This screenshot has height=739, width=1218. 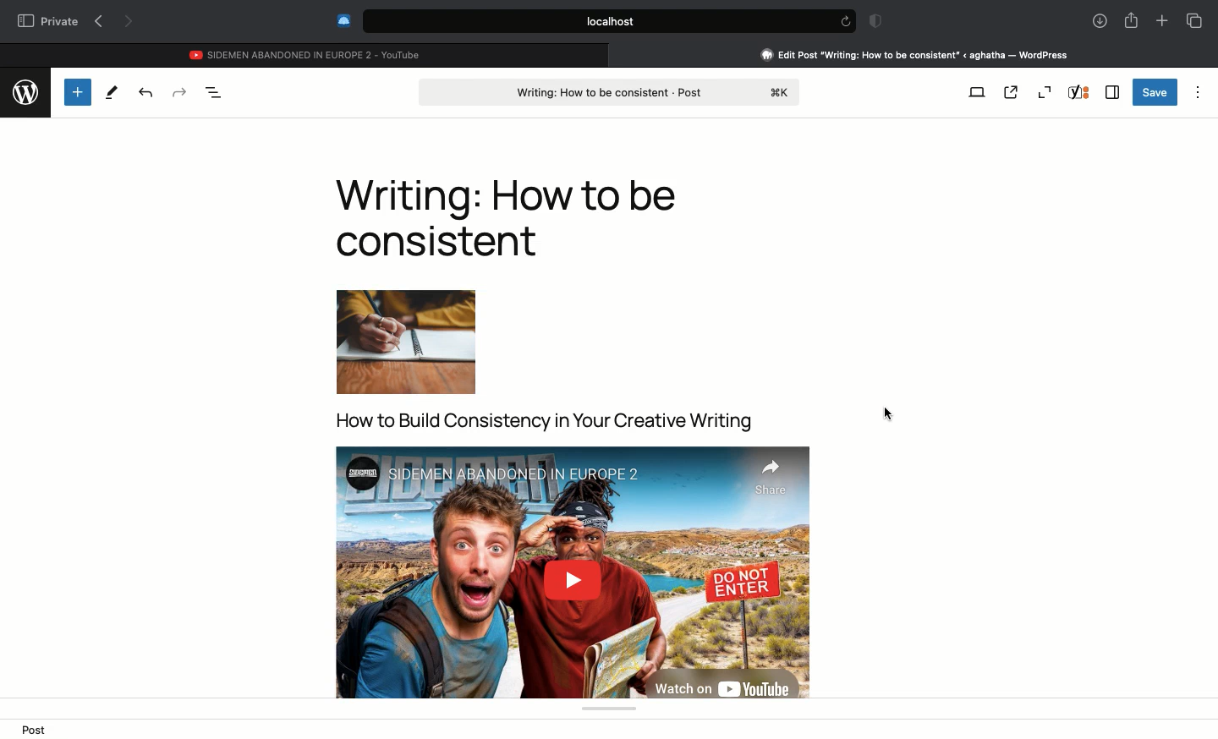 I want to click on Options, so click(x=1199, y=90).